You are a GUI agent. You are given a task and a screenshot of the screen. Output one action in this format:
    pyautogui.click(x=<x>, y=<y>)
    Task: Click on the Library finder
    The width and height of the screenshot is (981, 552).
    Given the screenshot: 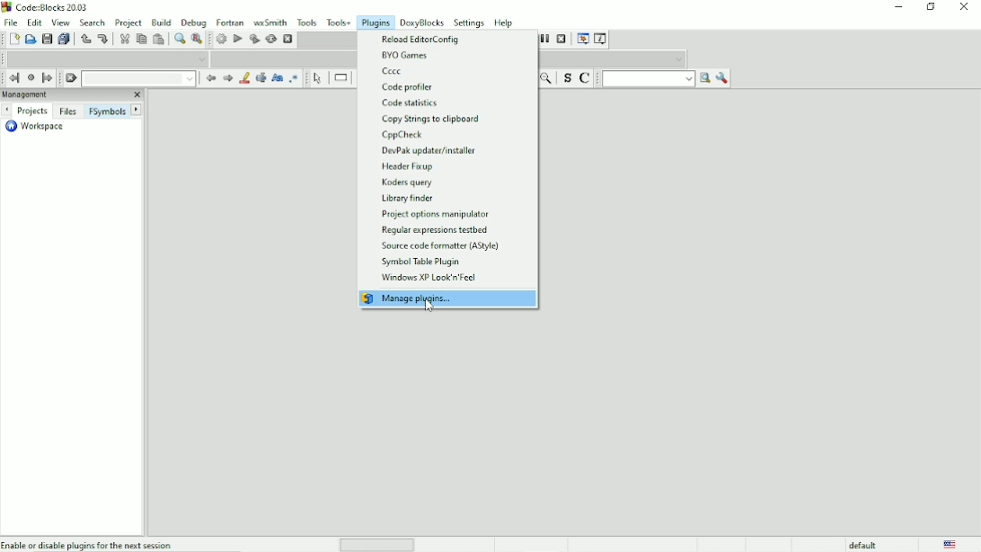 What is the action you would take?
    pyautogui.click(x=406, y=199)
    